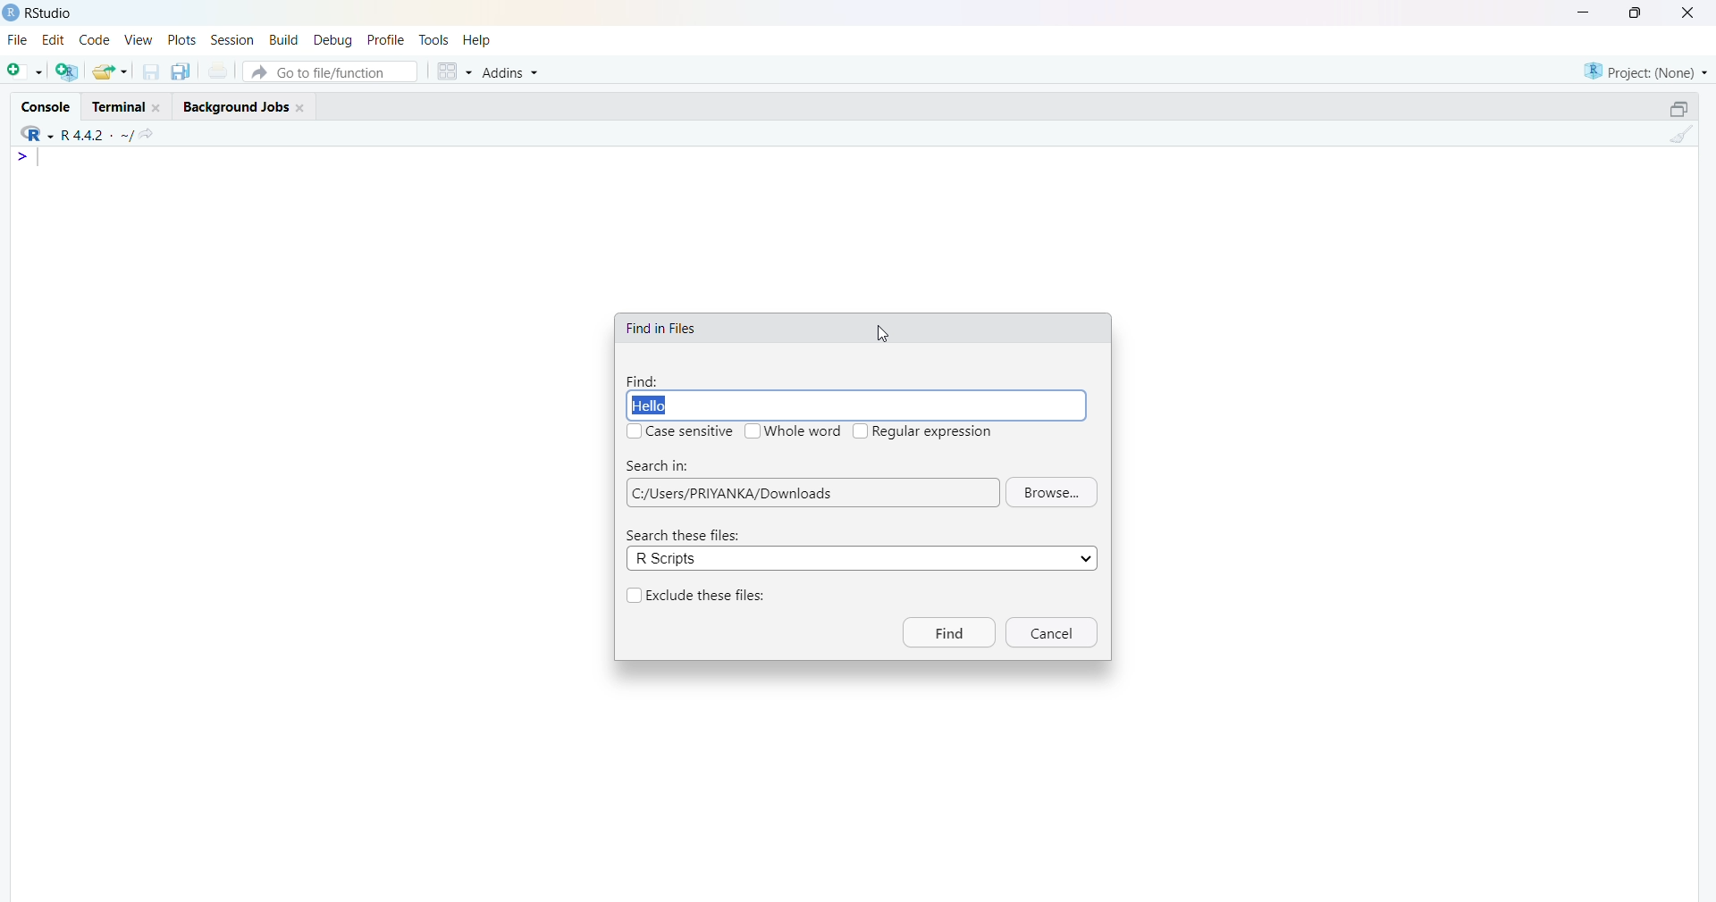  What do you see at coordinates (27, 71) in the screenshot?
I see `open file` at bounding box center [27, 71].